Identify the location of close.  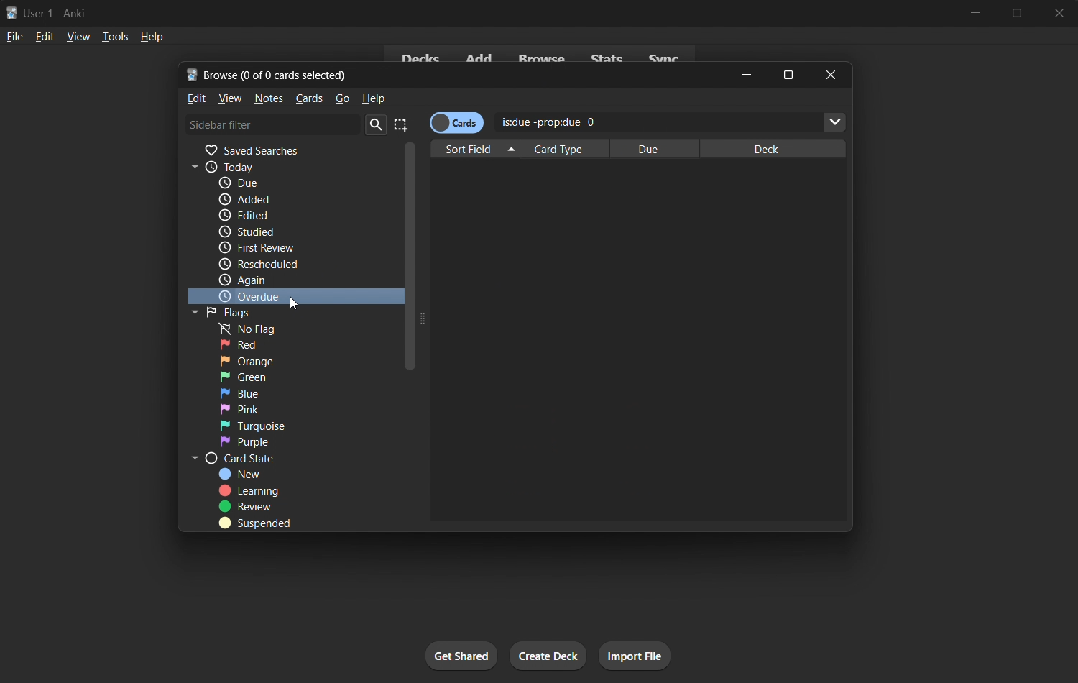
(829, 74).